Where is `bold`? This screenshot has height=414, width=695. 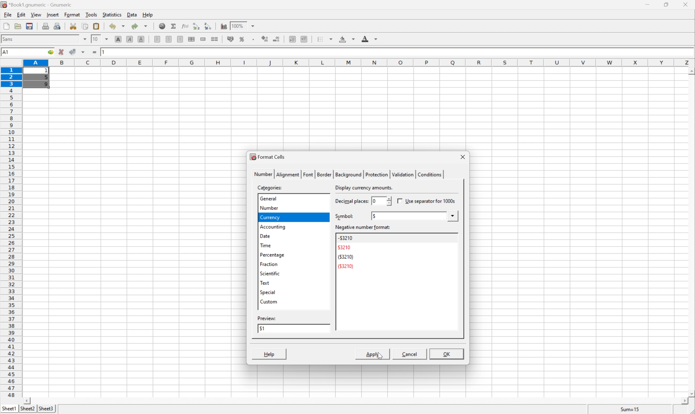 bold is located at coordinates (119, 39).